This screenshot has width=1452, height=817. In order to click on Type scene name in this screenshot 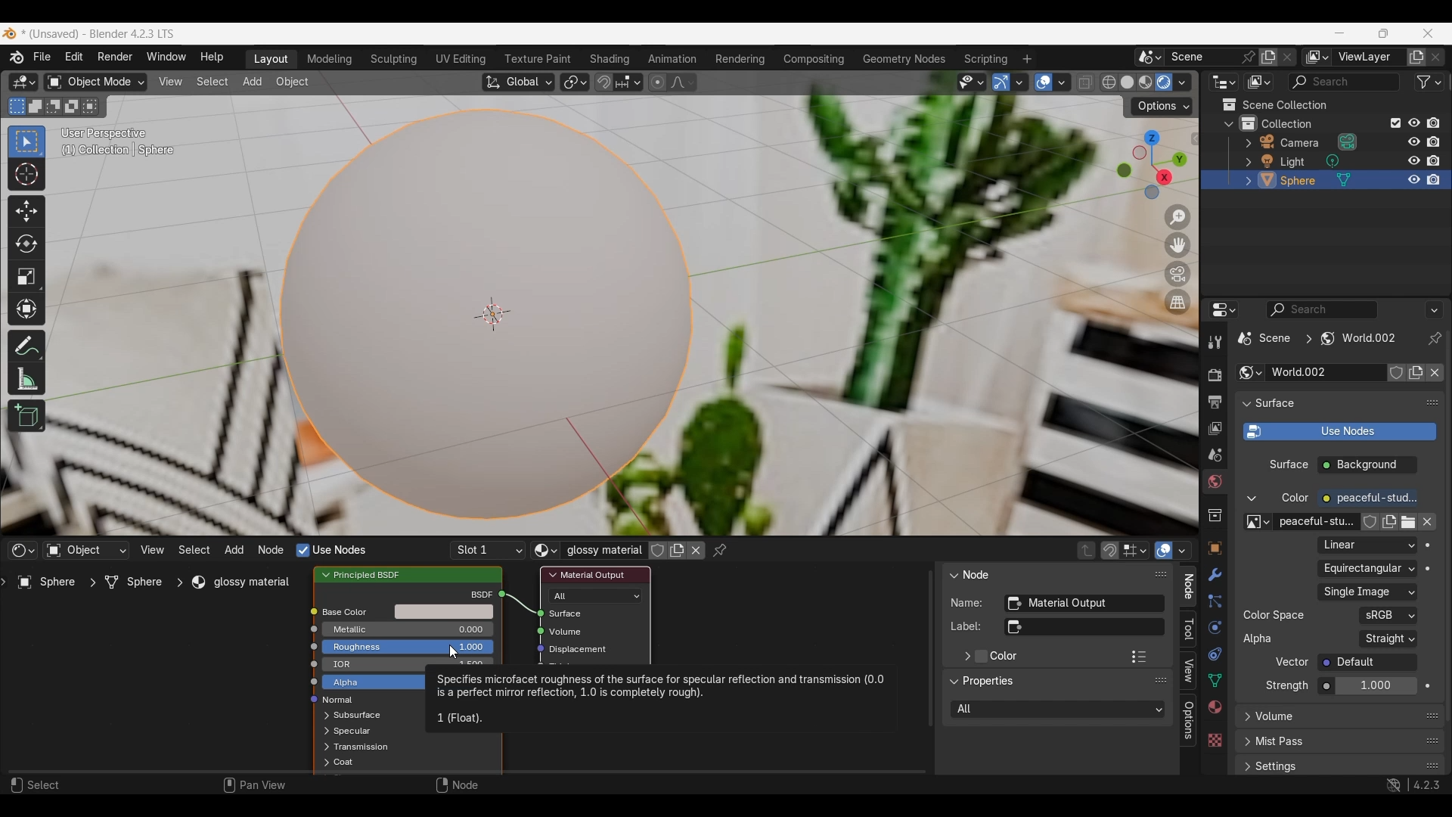, I will do `click(1199, 57)`.